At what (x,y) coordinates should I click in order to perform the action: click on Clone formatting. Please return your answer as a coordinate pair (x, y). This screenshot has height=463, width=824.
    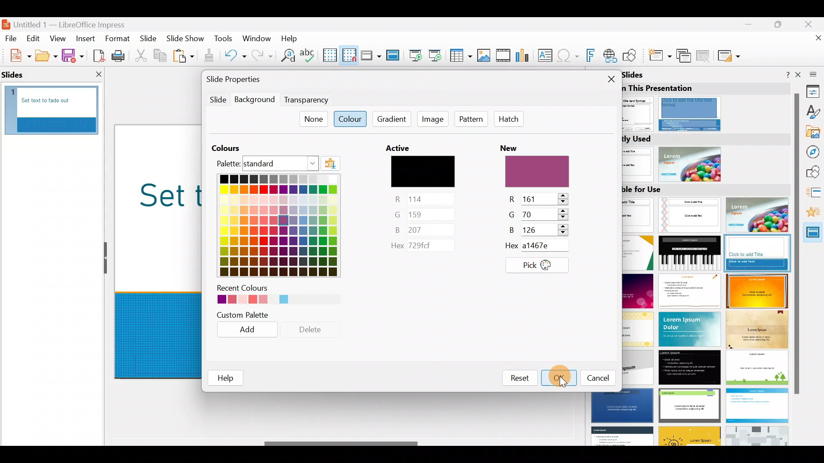
    Looking at the image, I should click on (210, 56).